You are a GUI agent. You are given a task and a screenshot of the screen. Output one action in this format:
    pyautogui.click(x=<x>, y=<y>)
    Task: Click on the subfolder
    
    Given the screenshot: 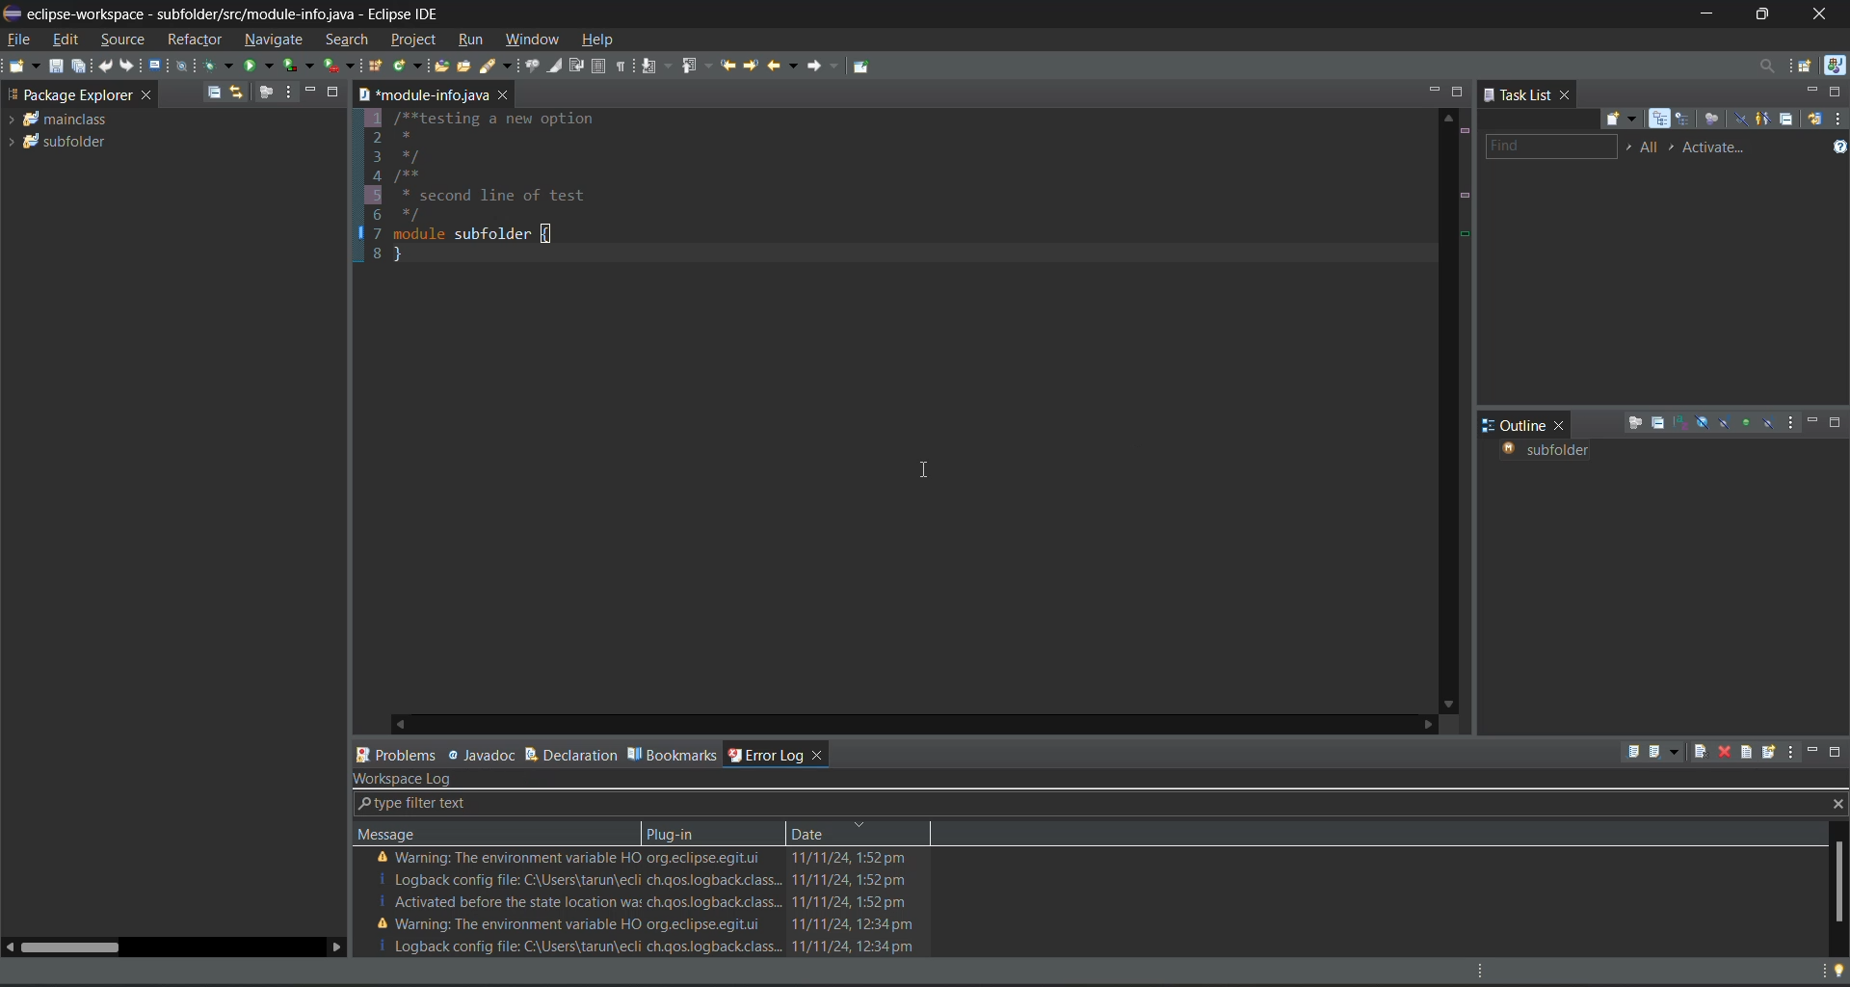 What is the action you would take?
    pyautogui.click(x=75, y=148)
    